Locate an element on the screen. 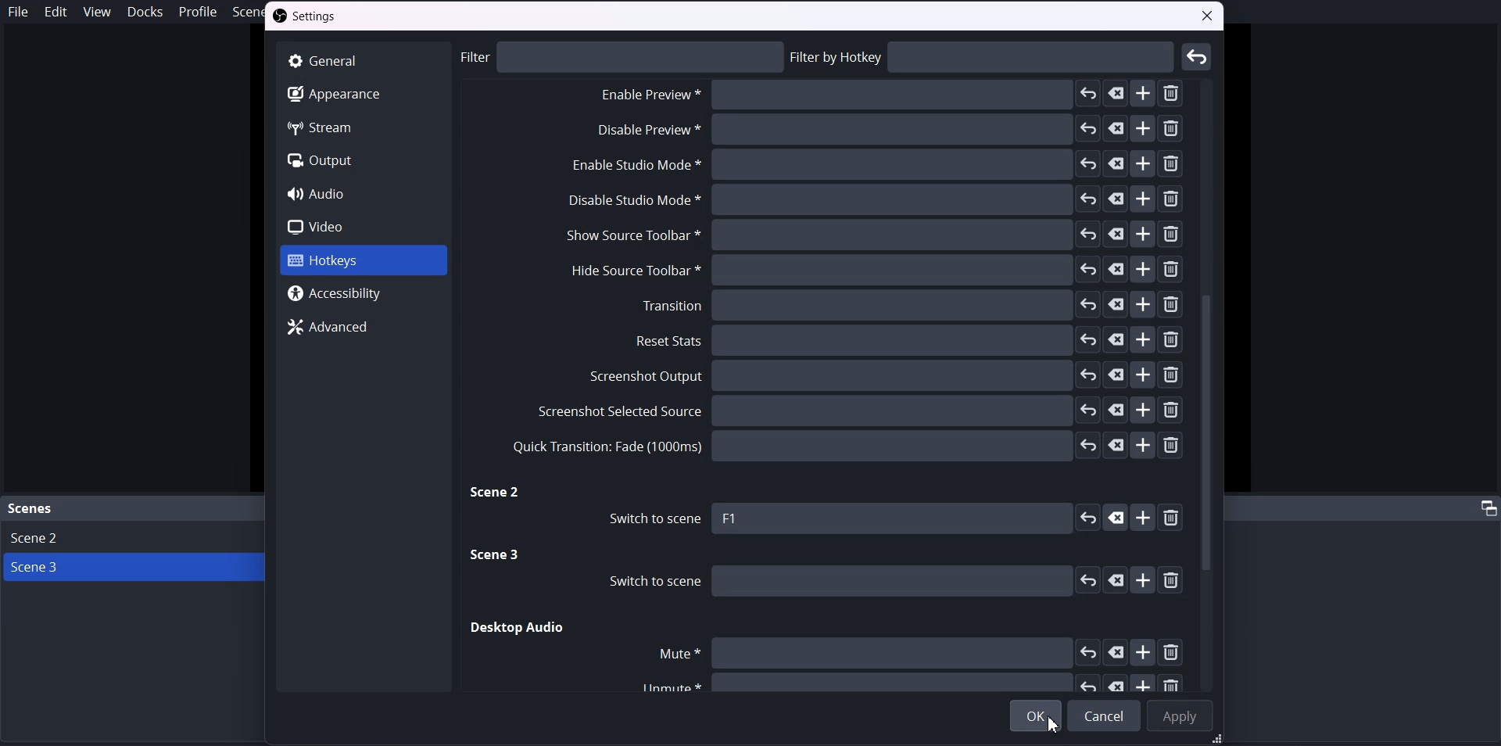 This screenshot has height=746, width=1501. delete is located at coordinates (1175, 518).